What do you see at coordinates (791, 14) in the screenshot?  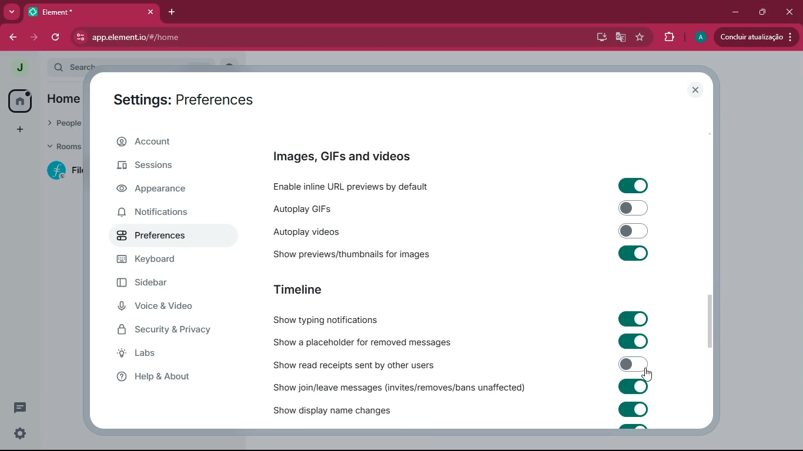 I see `close` at bounding box center [791, 14].